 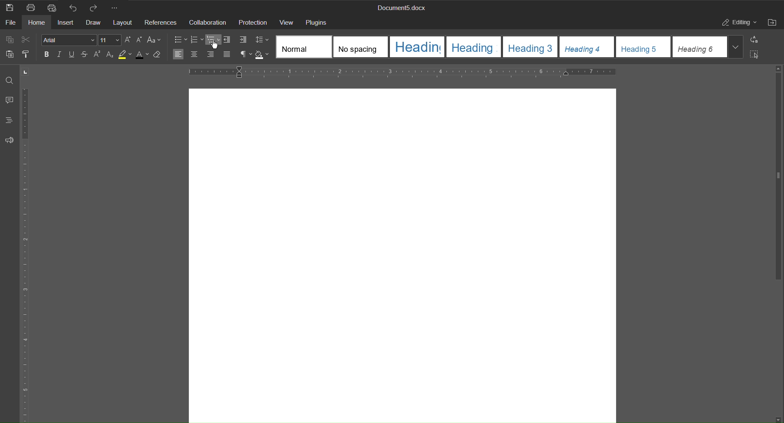 I want to click on Feedback and Support, so click(x=9, y=139).